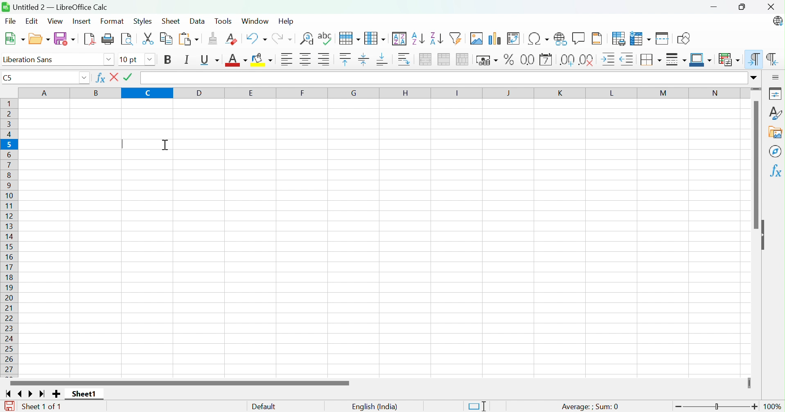 Image resolution: width=785 pixels, height=412 pixels. I want to click on Close, so click(115, 77).